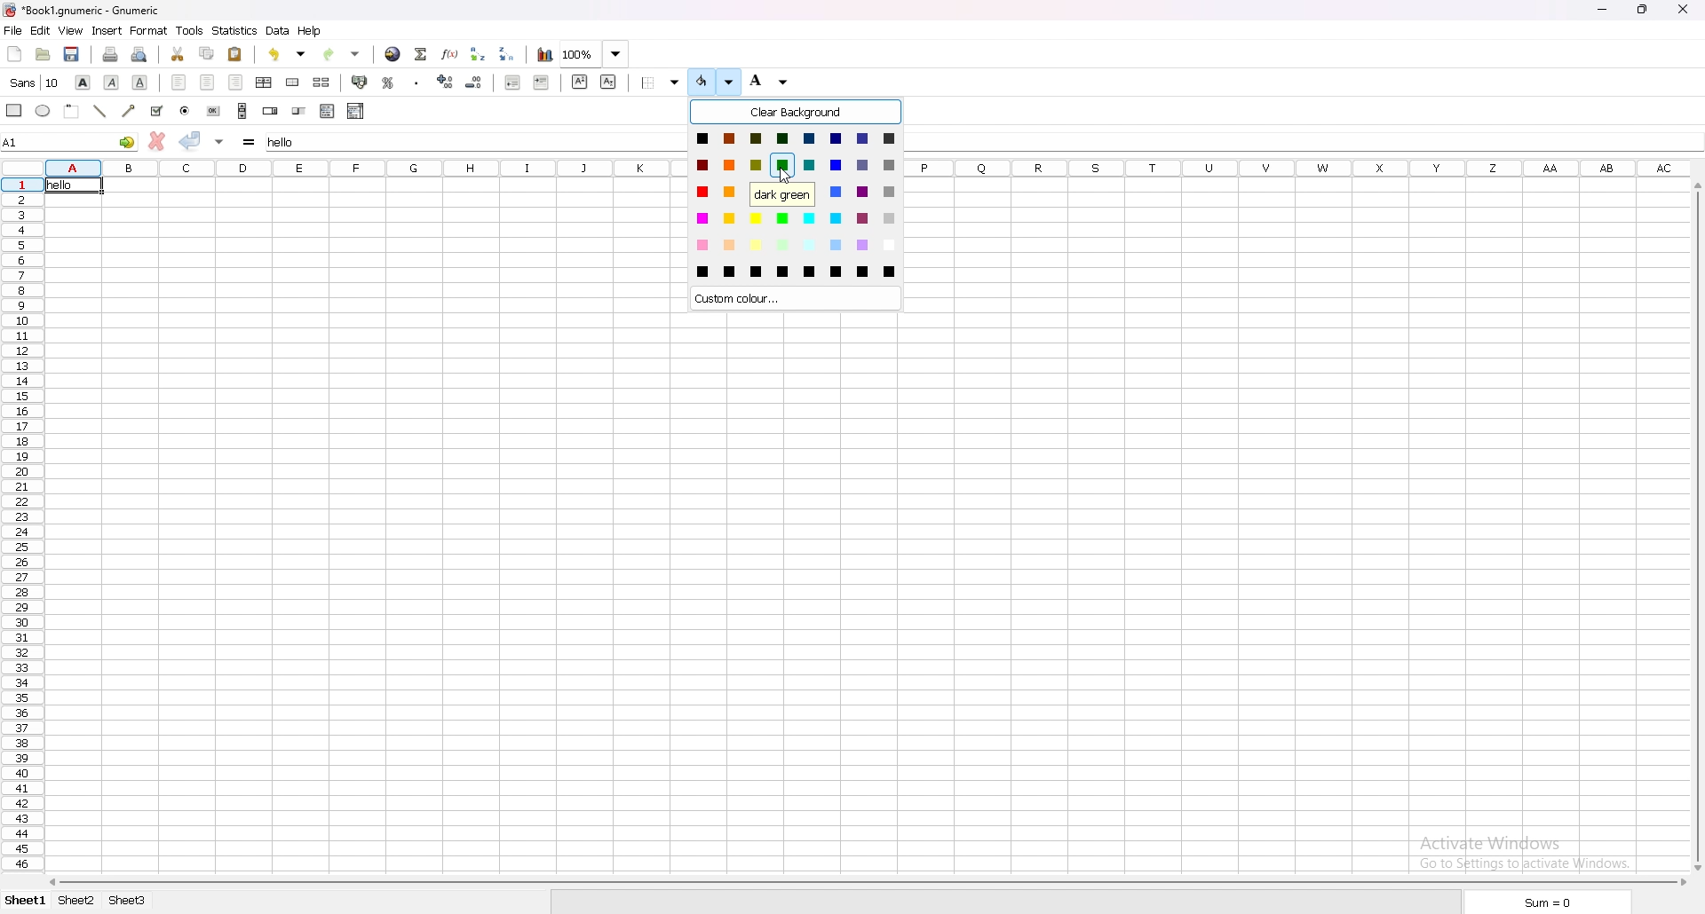 The width and height of the screenshot is (1705, 914). I want to click on Sheet 2, so click(78, 902).